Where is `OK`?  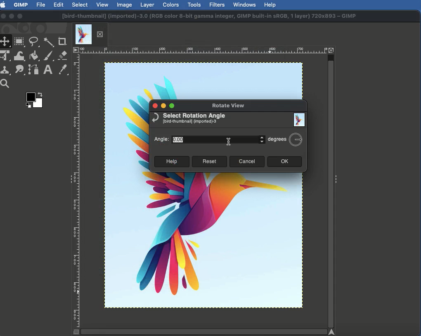 OK is located at coordinates (284, 162).